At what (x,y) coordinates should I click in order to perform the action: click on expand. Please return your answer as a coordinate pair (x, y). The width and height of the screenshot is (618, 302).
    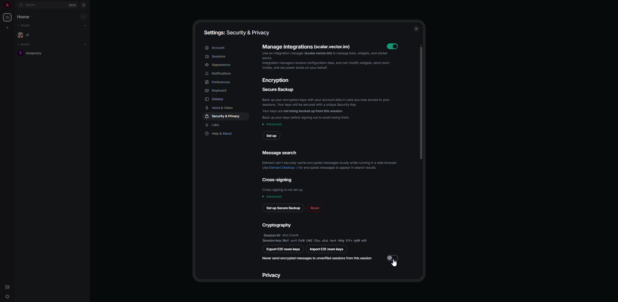
    Looking at the image, I should click on (14, 5).